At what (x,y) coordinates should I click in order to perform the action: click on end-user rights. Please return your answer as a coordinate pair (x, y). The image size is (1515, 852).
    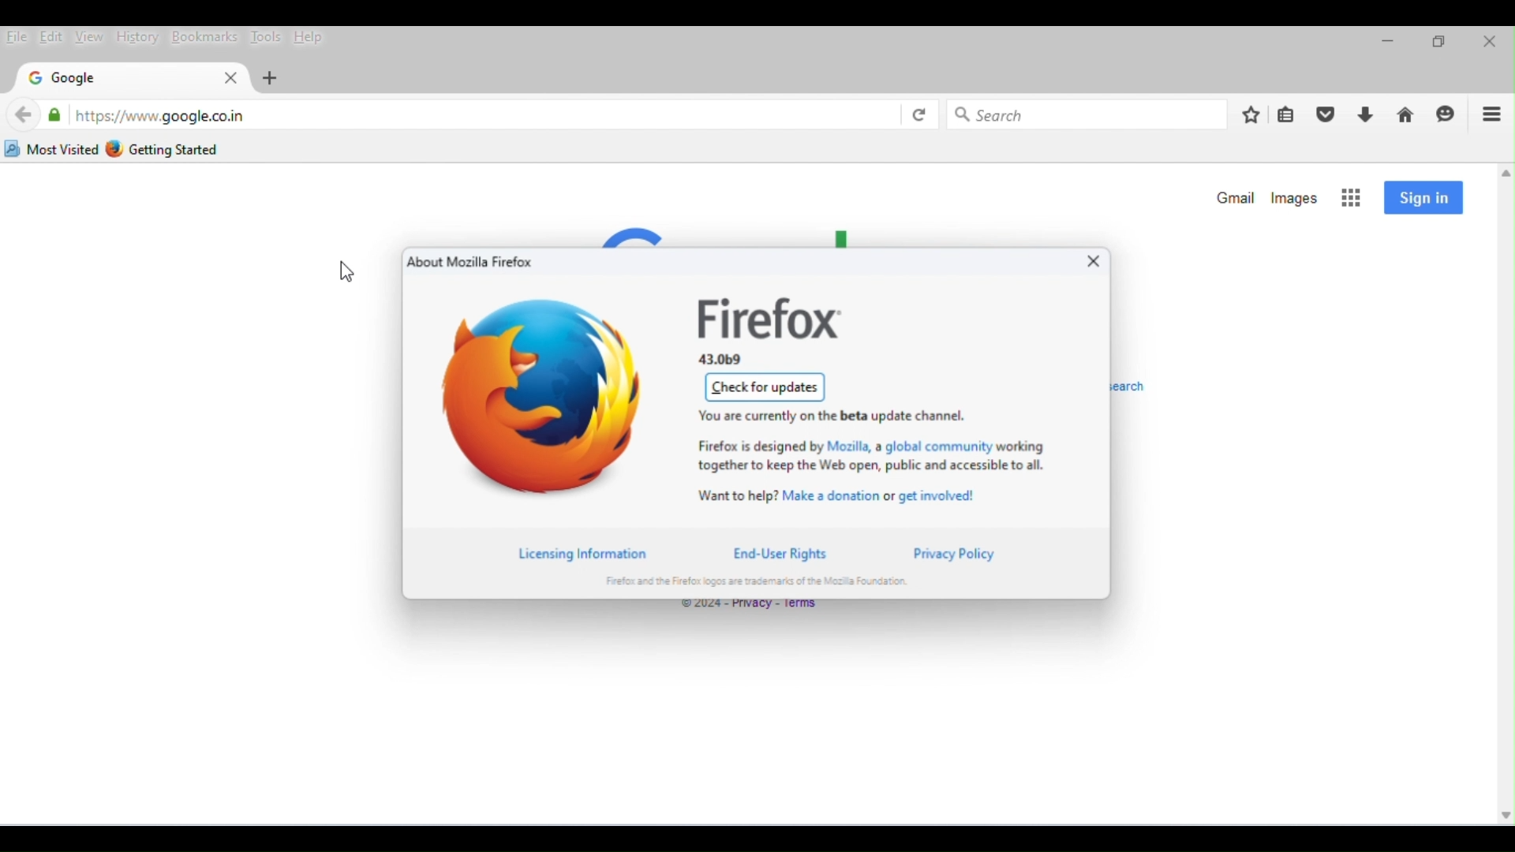
    Looking at the image, I should click on (780, 553).